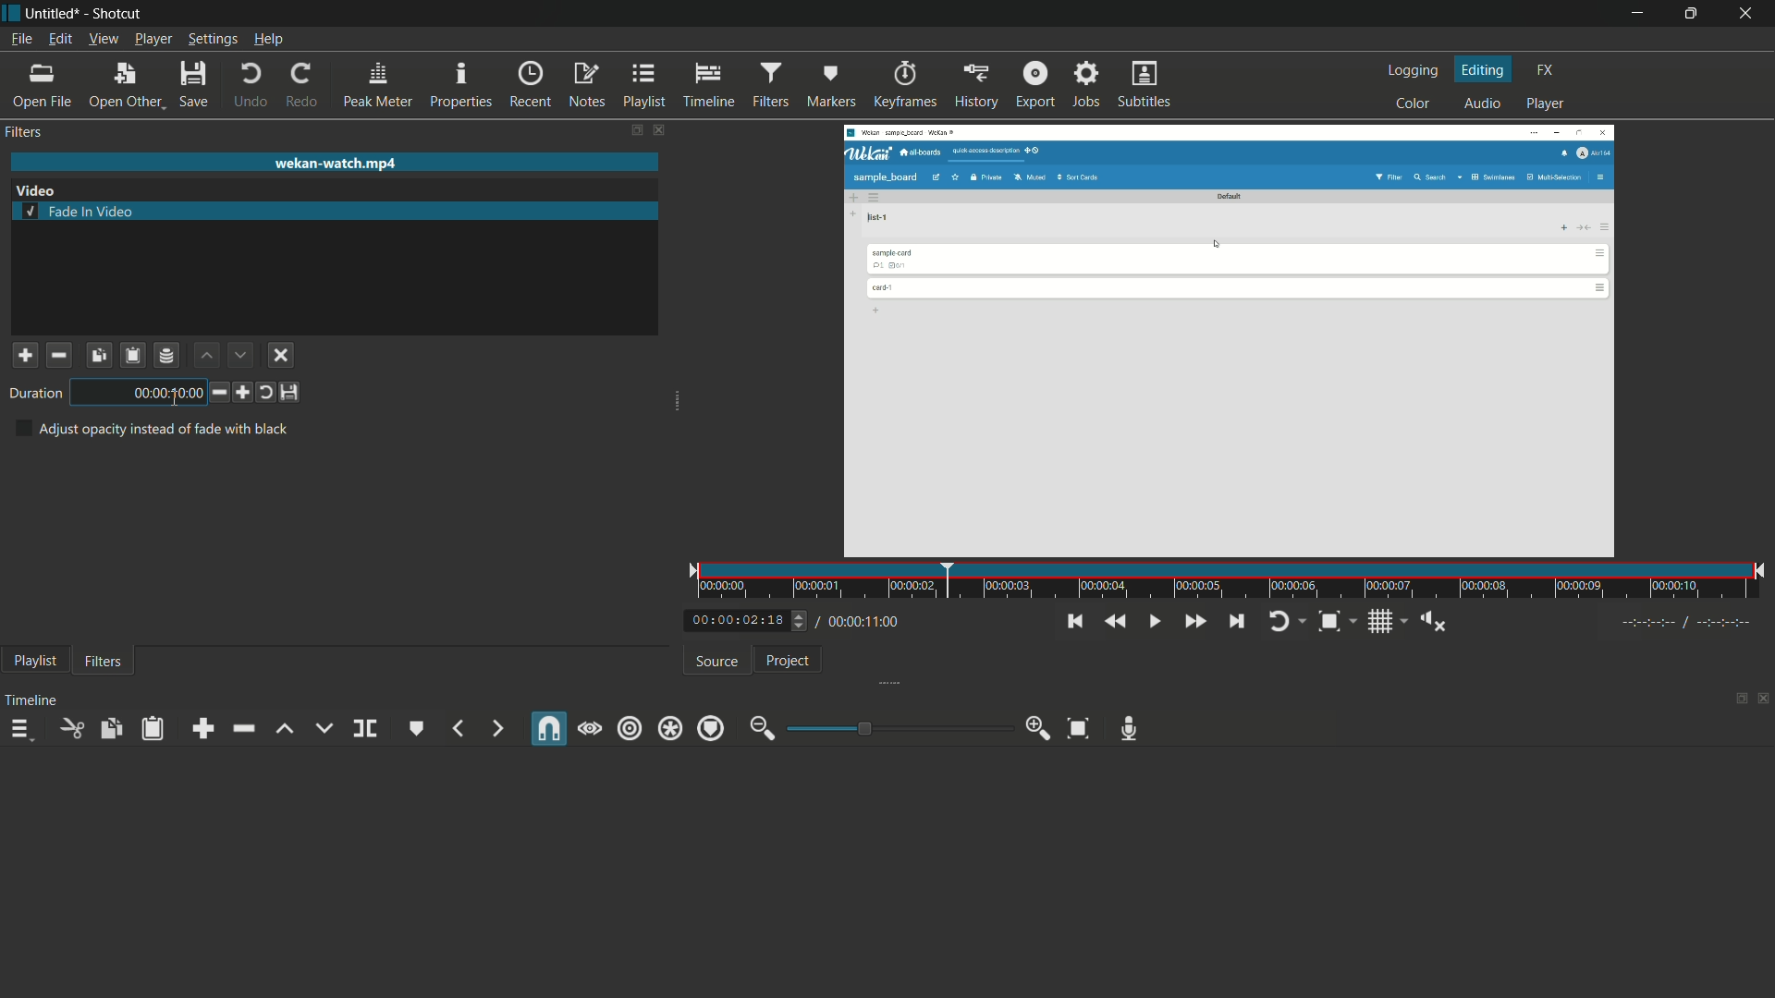 This screenshot has height=998, width=1775. What do you see at coordinates (286, 728) in the screenshot?
I see `lift` at bounding box center [286, 728].